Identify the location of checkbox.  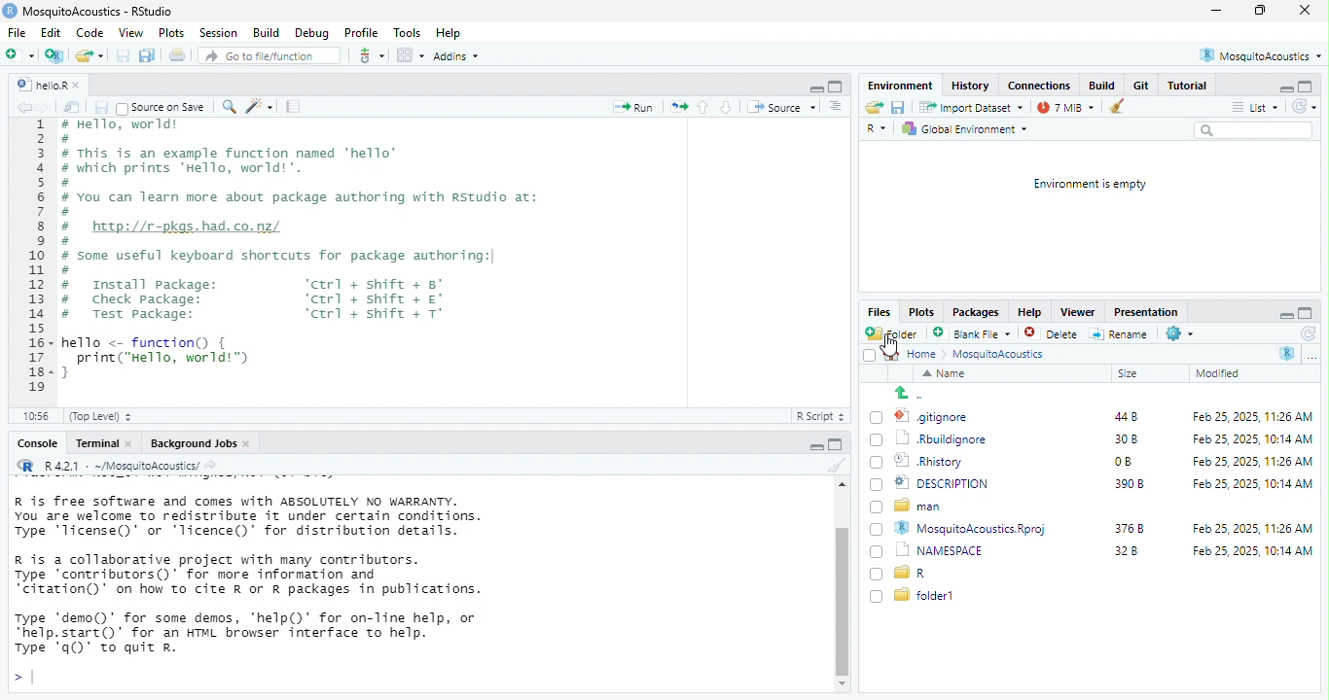
(878, 416).